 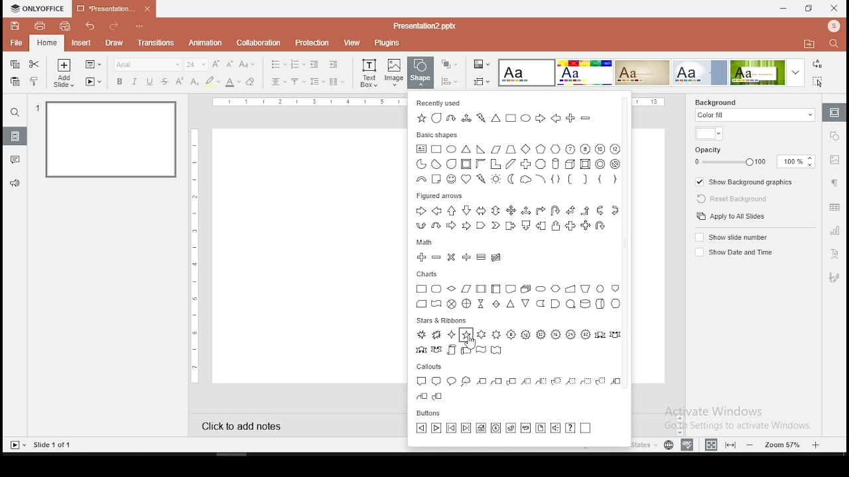 What do you see at coordinates (38, 26) in the screenshot?
I see `print file` at bounding box center [38, 26].